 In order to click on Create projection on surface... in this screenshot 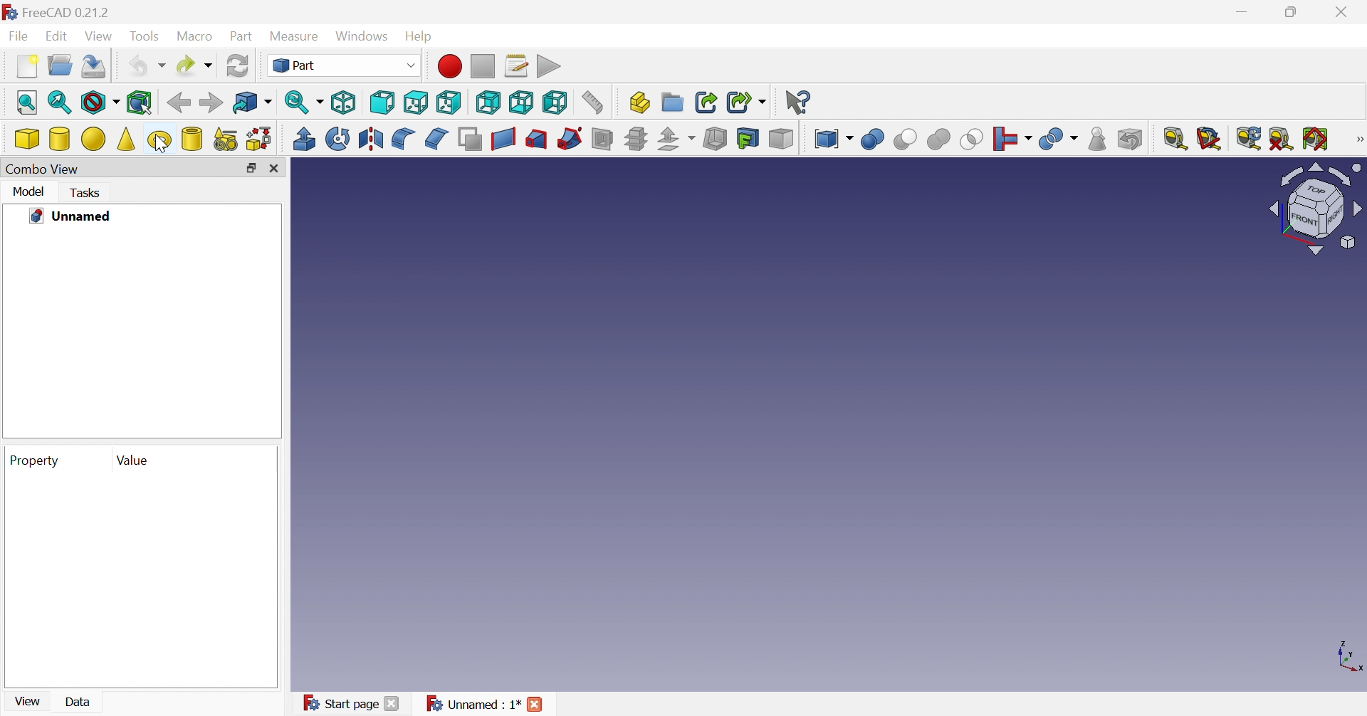, I will do `click(749, 139)`.